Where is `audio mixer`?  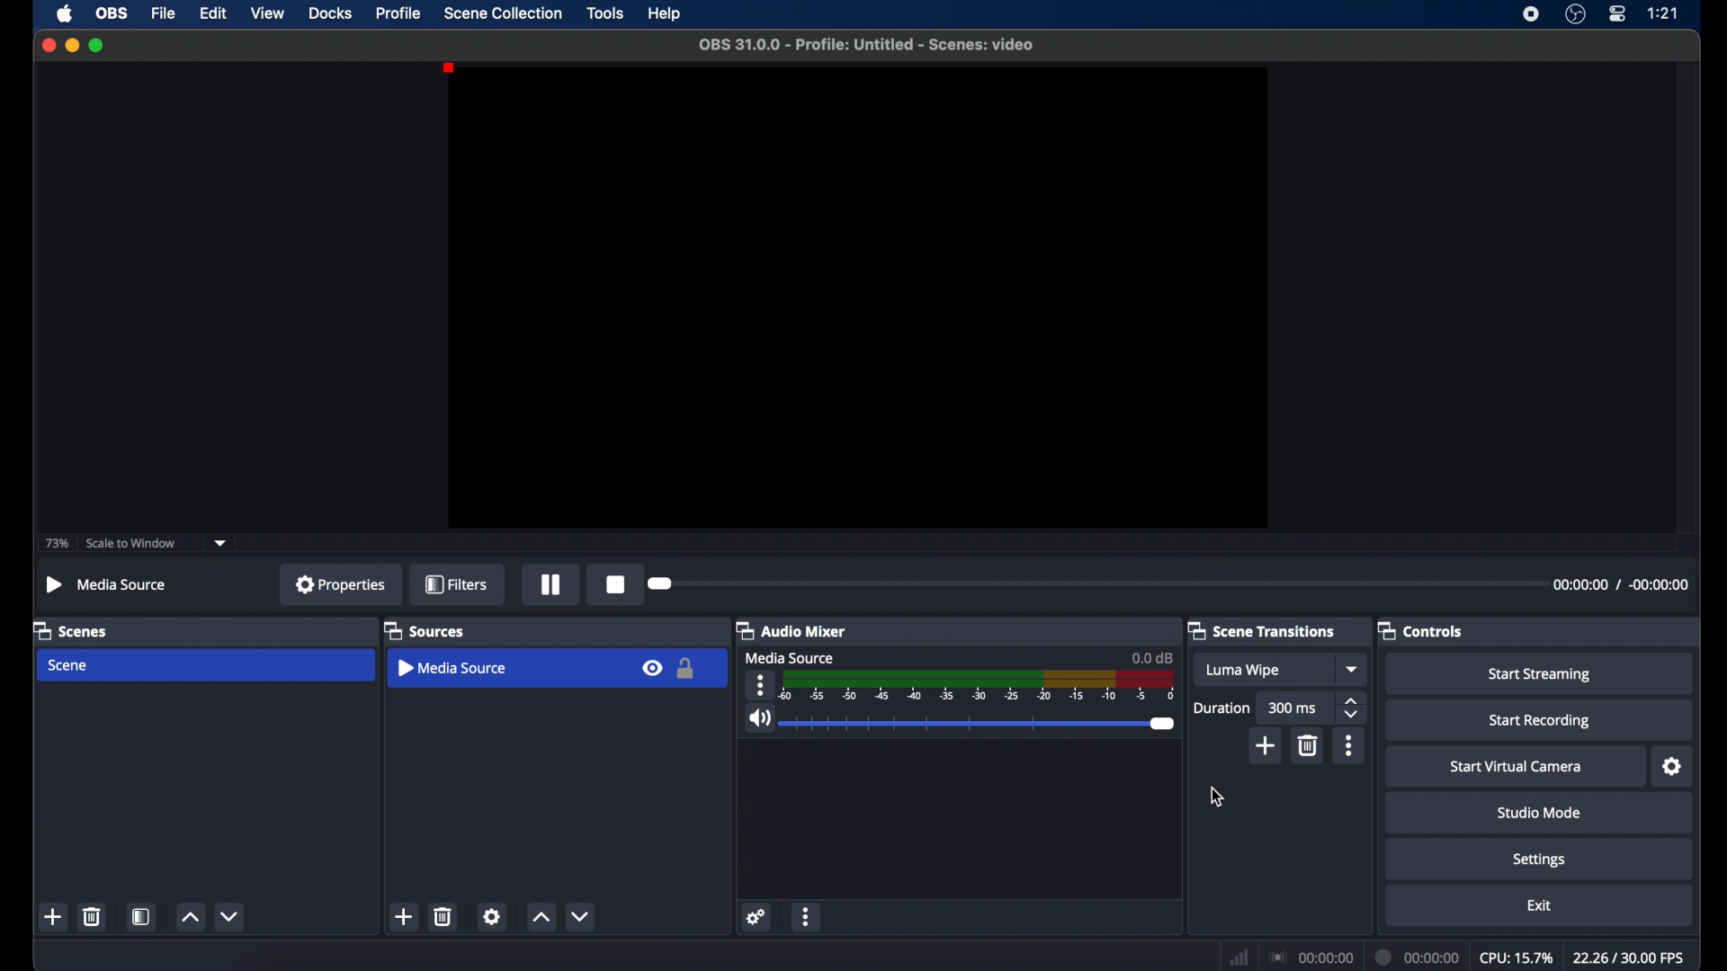
audio mixer is located at coordinates (792, 631).